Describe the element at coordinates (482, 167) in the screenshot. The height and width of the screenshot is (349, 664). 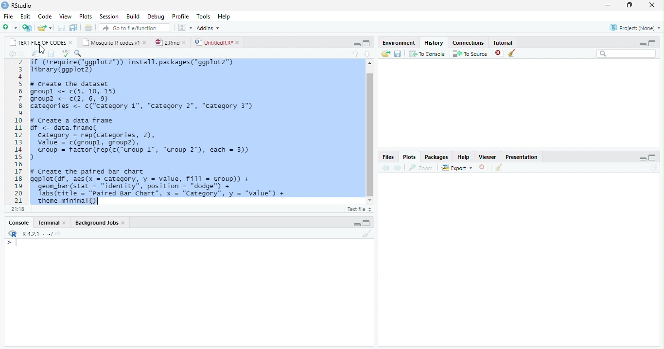
I see `close` at that location.